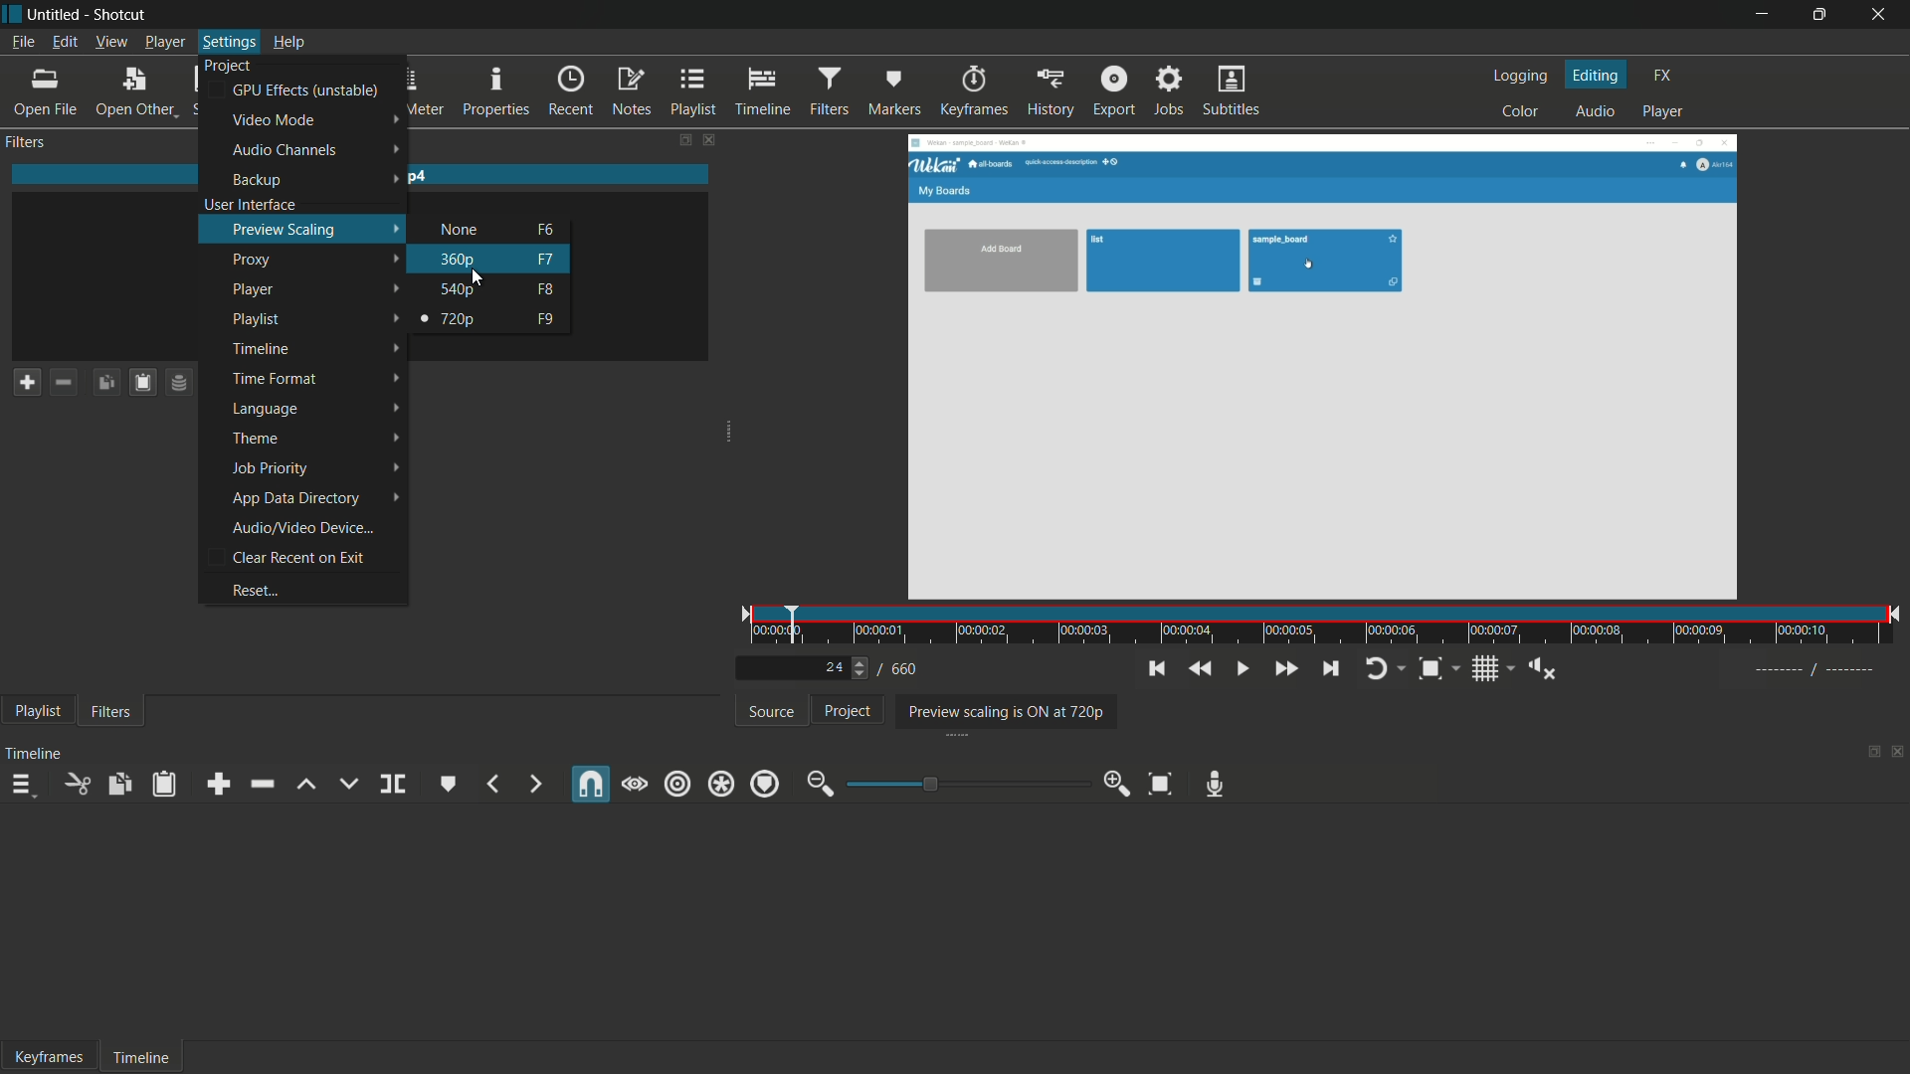 This screenshot has height=1074, width=1910. I want to click on snap, so click(590, 787).